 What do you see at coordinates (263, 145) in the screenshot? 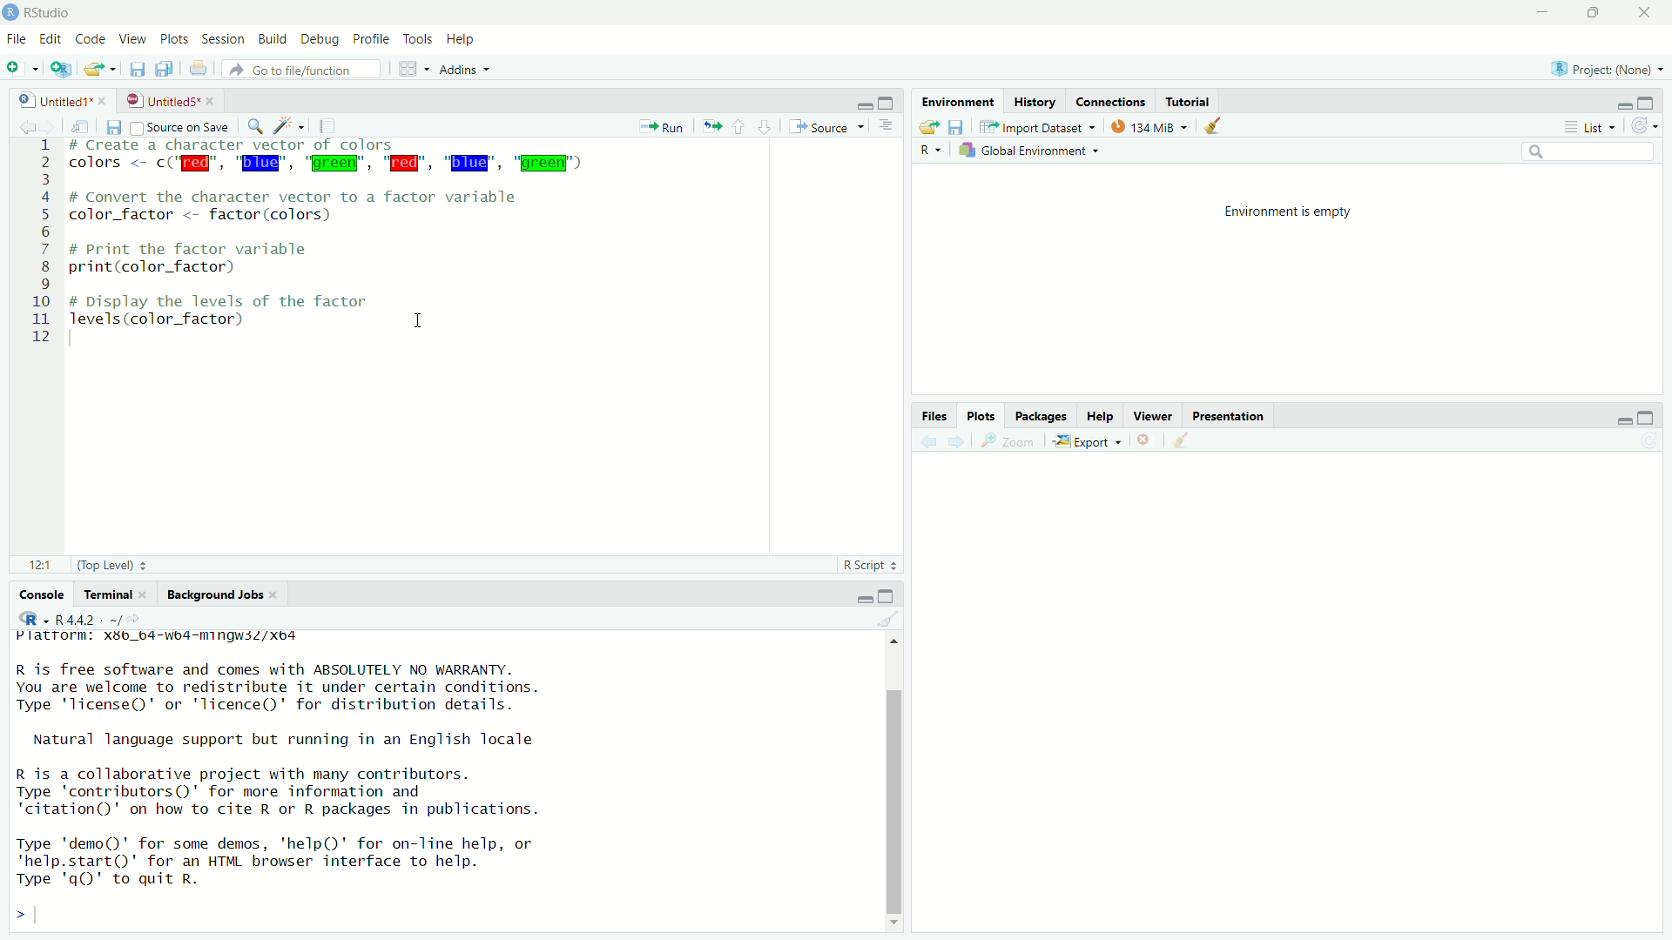
I see `# create a character  vector of colors` at bounding box center [263, 145].